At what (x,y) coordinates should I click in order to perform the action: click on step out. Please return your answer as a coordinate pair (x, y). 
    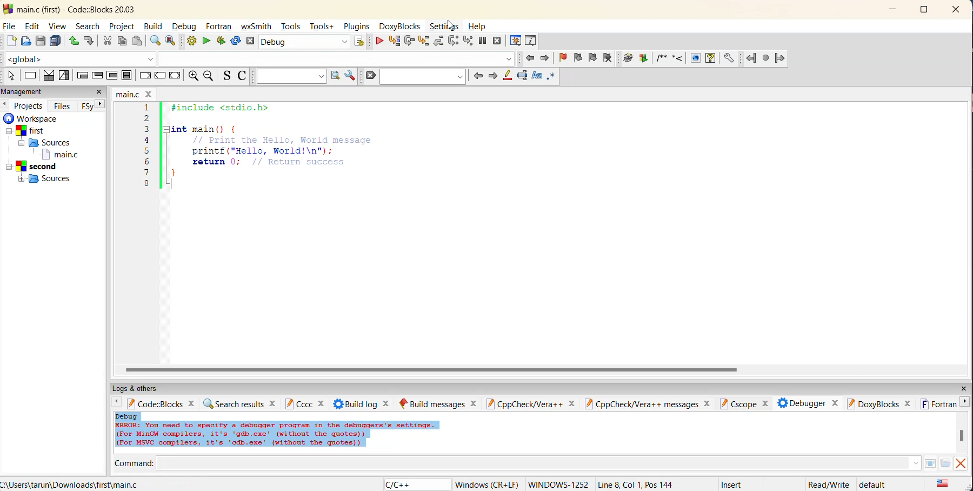
    Looking at the image, I should click on (437, 42).